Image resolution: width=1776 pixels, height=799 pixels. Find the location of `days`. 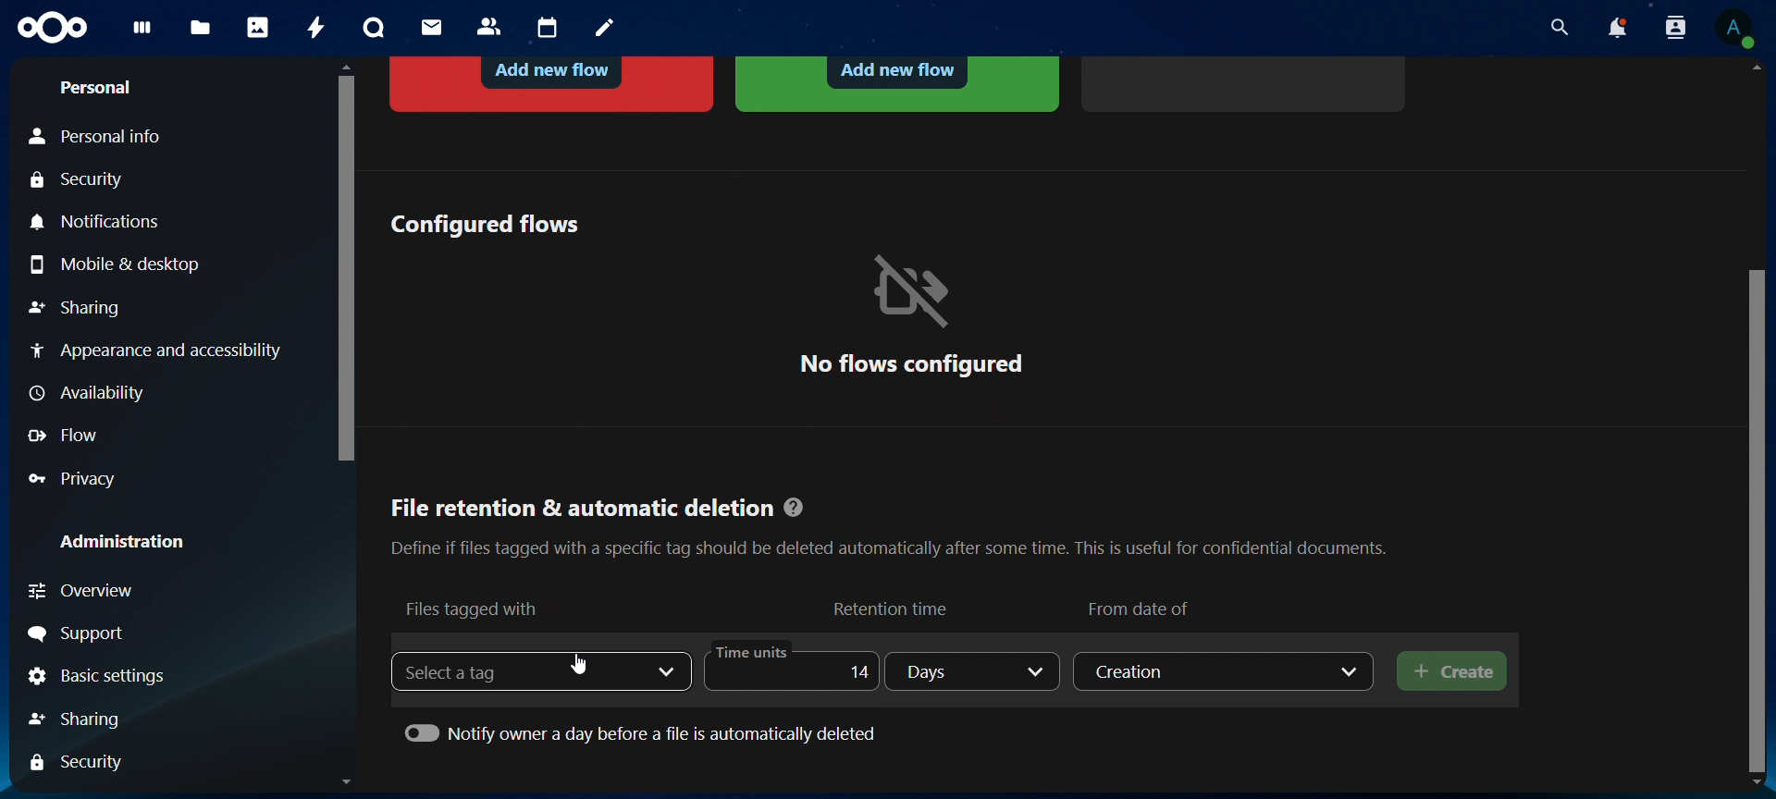

days is located at coordinates (975, 671).